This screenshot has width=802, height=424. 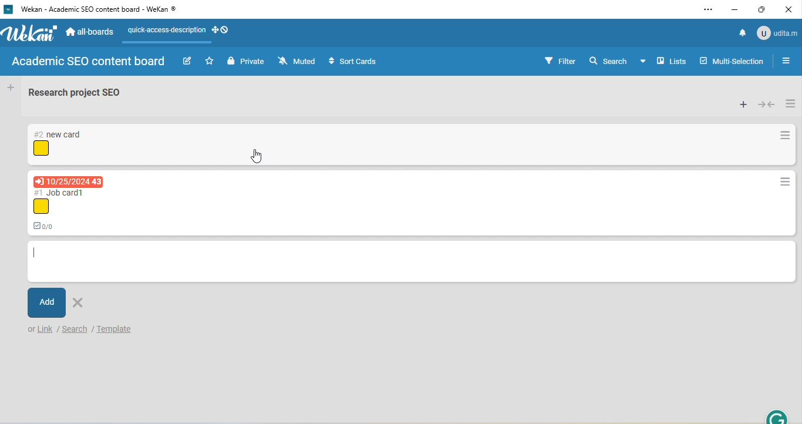 I want to click on wekan, so click(x=31, y=34).